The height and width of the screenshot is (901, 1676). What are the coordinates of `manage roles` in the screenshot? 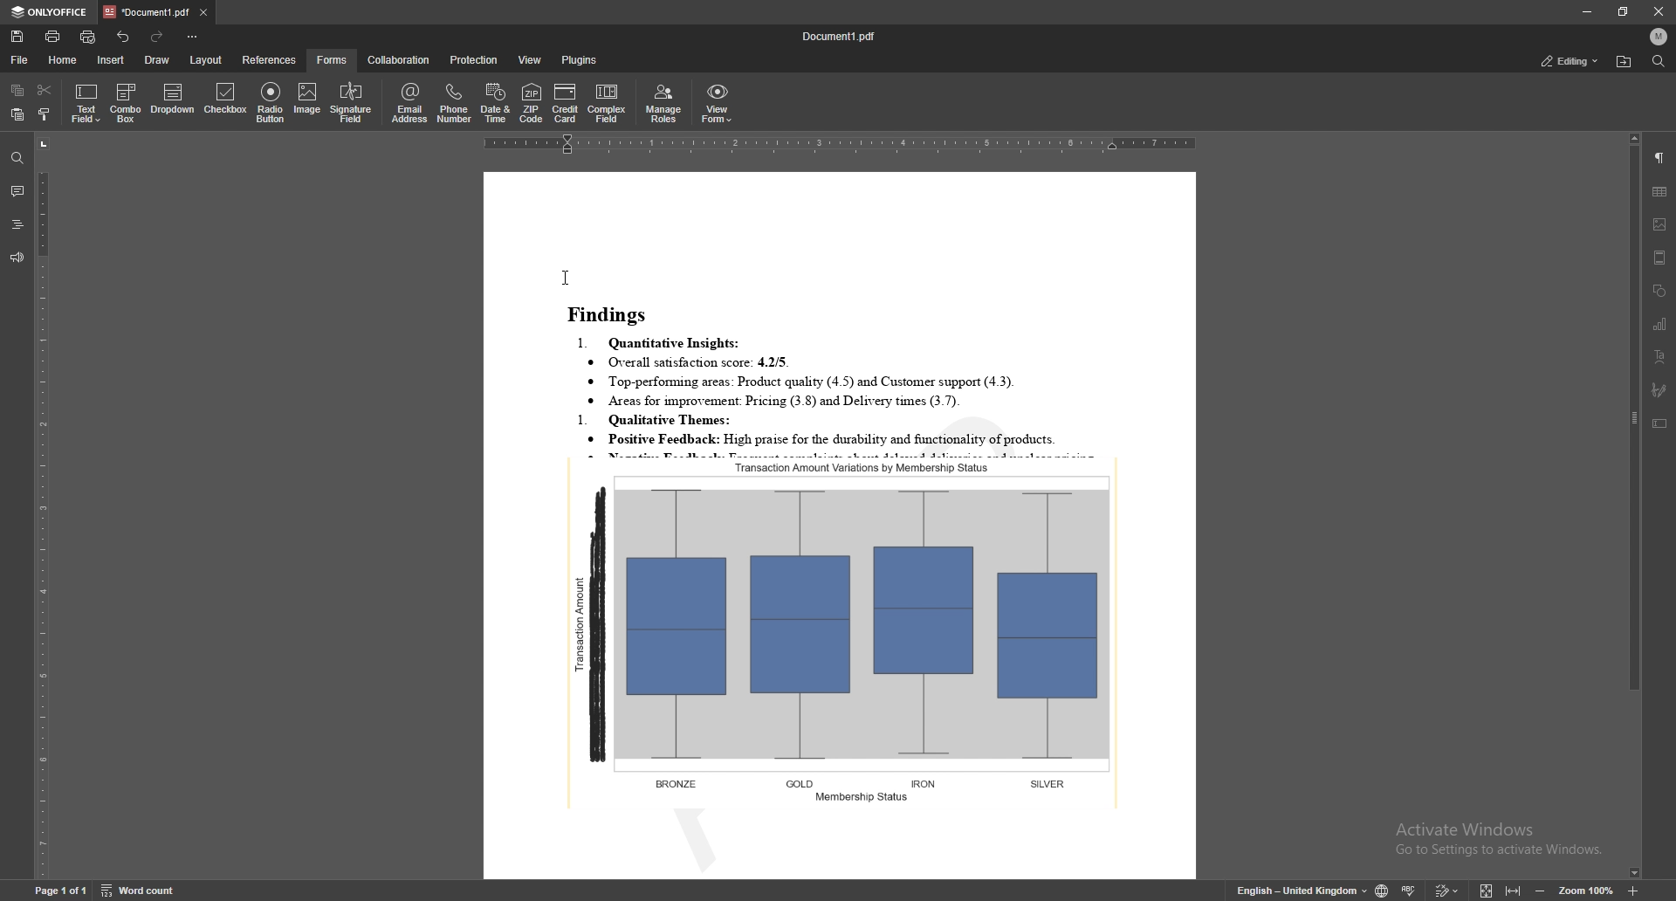 It's located at (664, 105).